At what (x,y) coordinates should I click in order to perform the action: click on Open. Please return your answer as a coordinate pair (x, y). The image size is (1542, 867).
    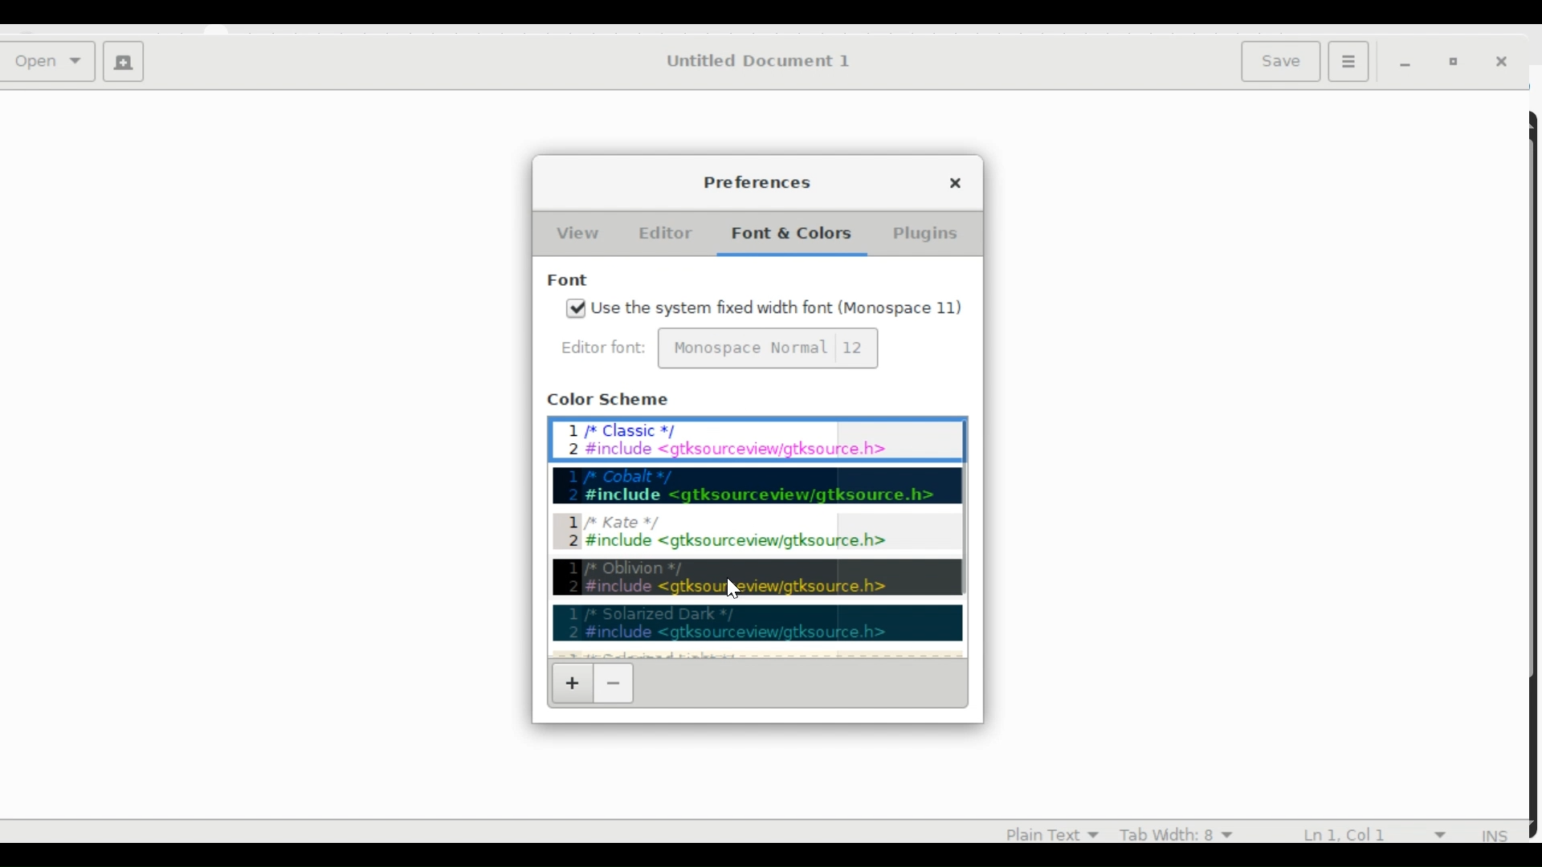
    Looking at the image, I should click on (51, 63).